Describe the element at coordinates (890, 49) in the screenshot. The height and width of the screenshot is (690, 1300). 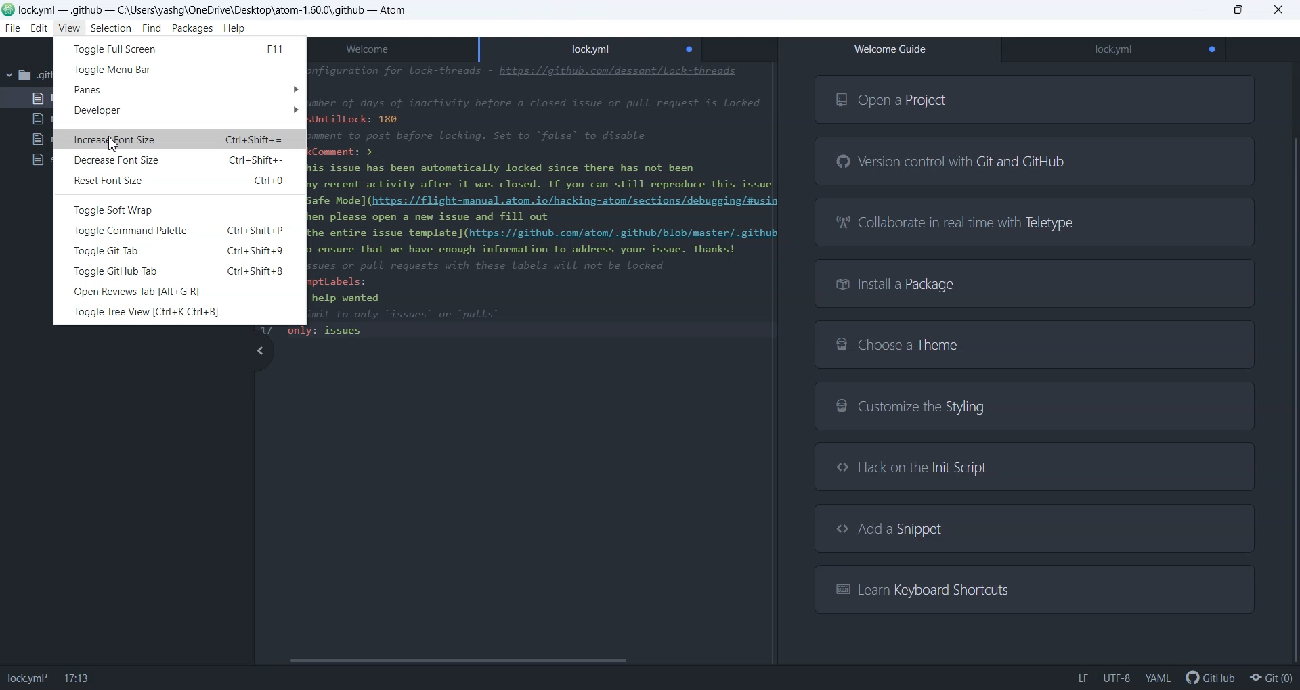
I see `Welcome guide` at that location.